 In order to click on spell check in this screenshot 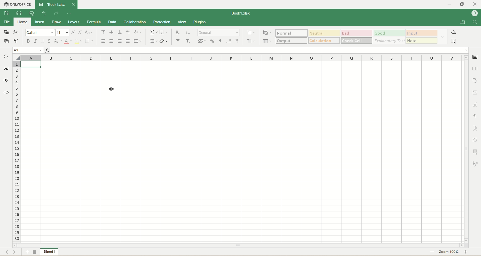, I will do `click(6, 81)`.